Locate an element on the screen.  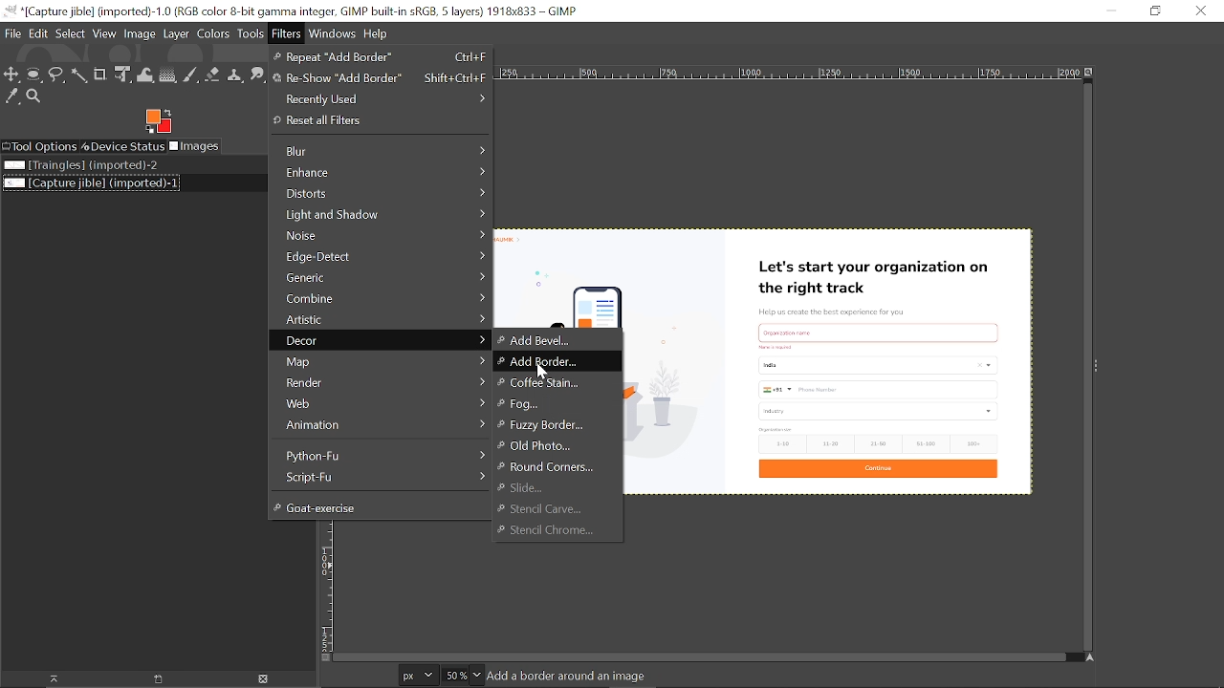
text is located at coordinates (777, 347).